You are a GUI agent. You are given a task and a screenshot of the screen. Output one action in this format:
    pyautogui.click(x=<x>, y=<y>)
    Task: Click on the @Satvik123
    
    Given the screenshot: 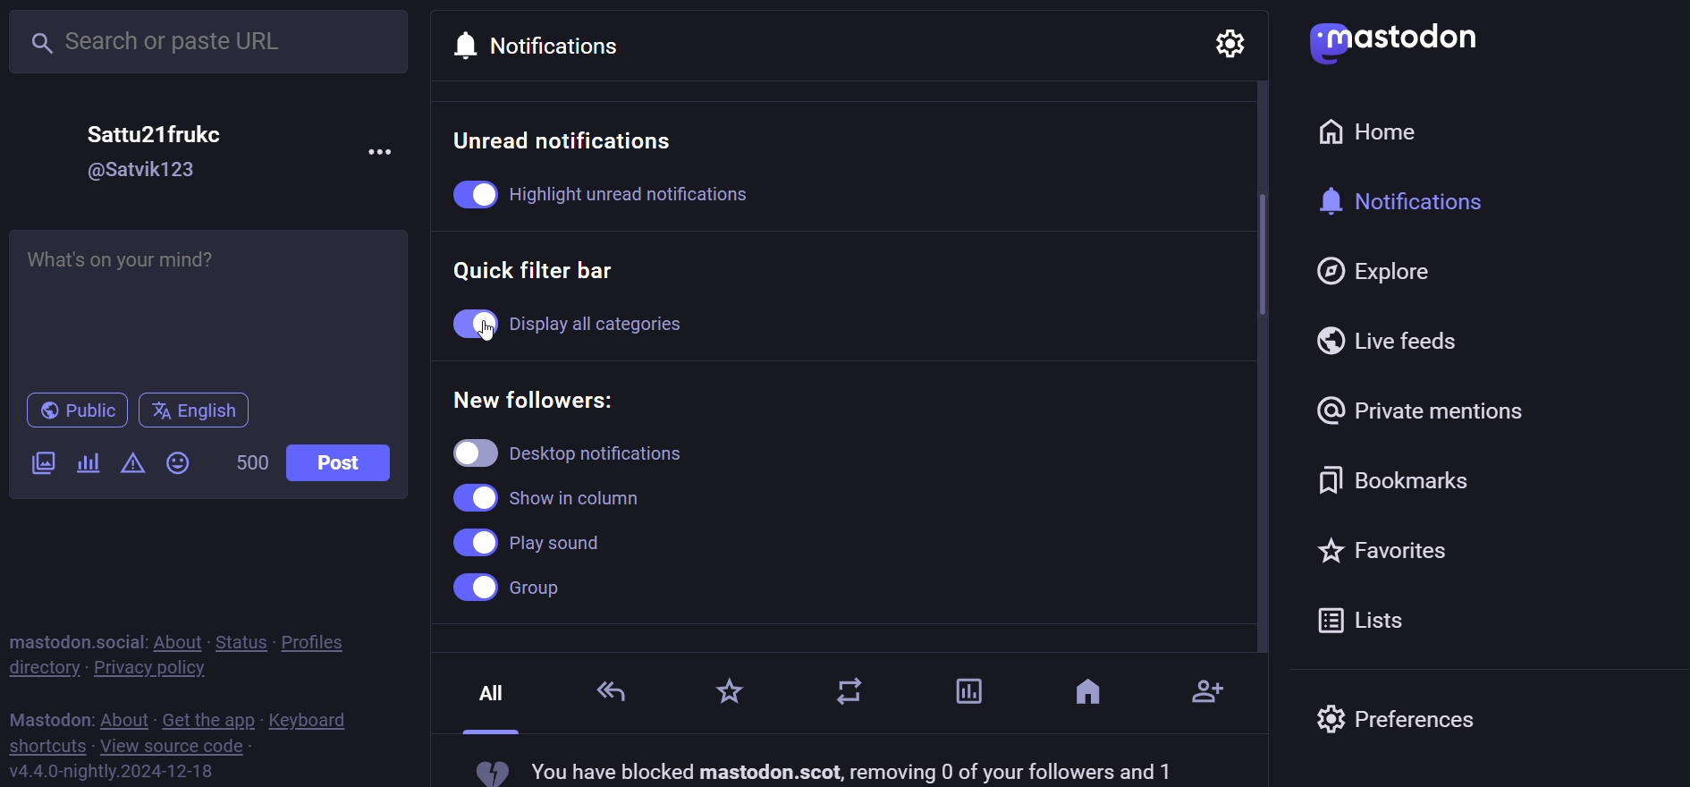 What is the action you would take?
    pyautogui.click(x=151, y=170)
    